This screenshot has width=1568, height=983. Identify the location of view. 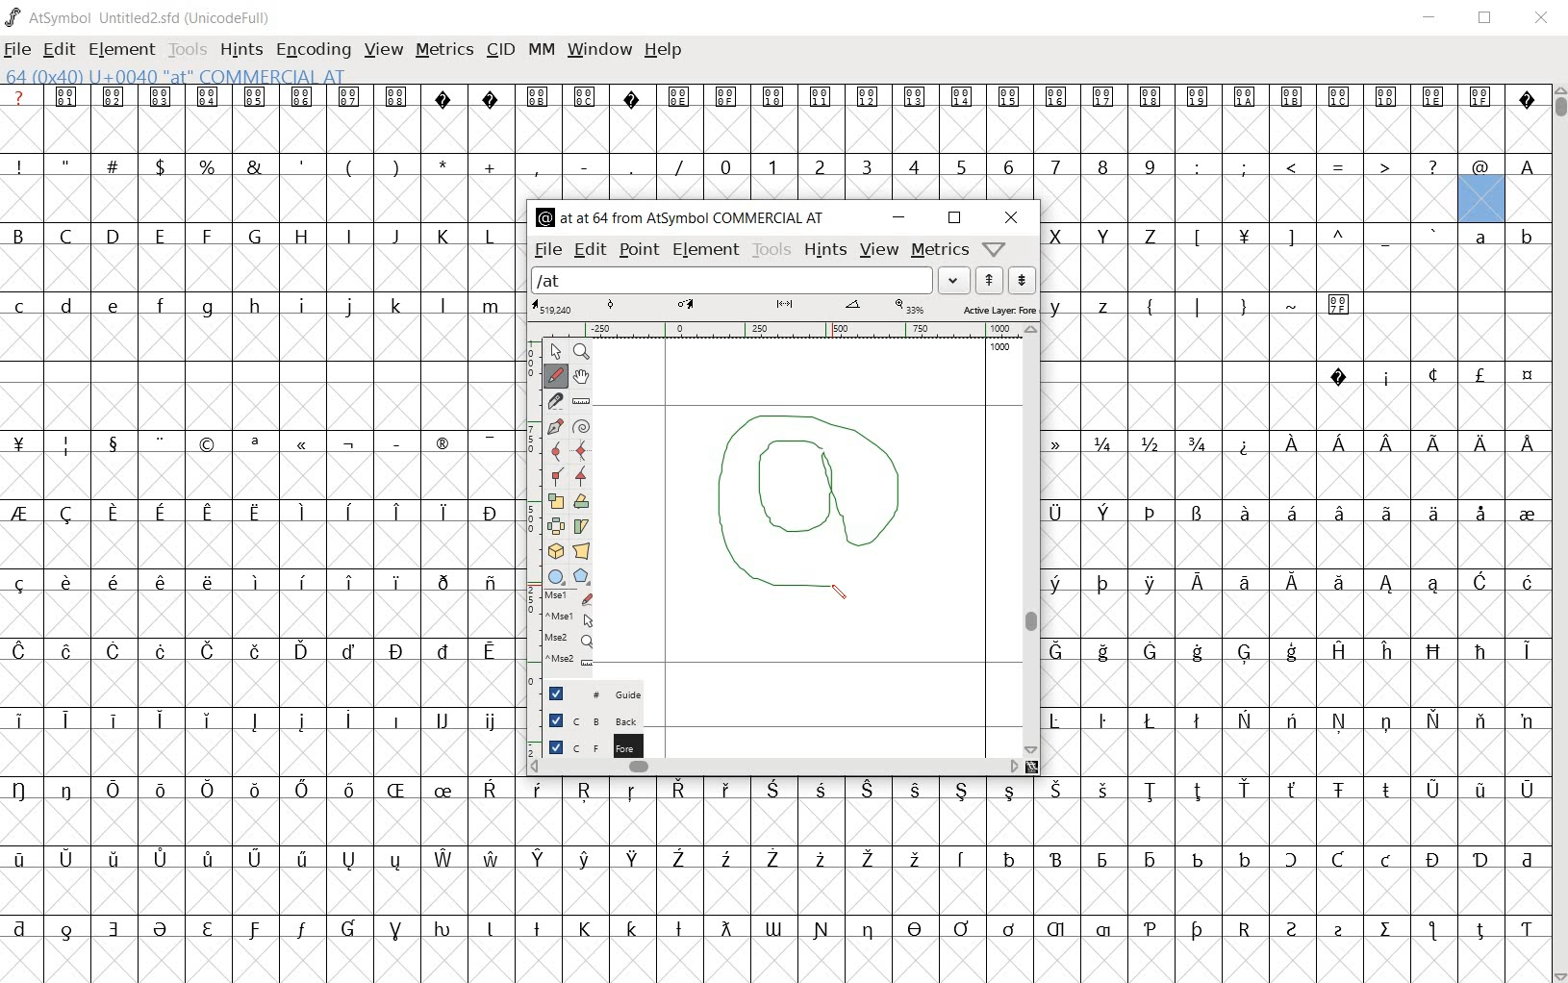
(879, 251).